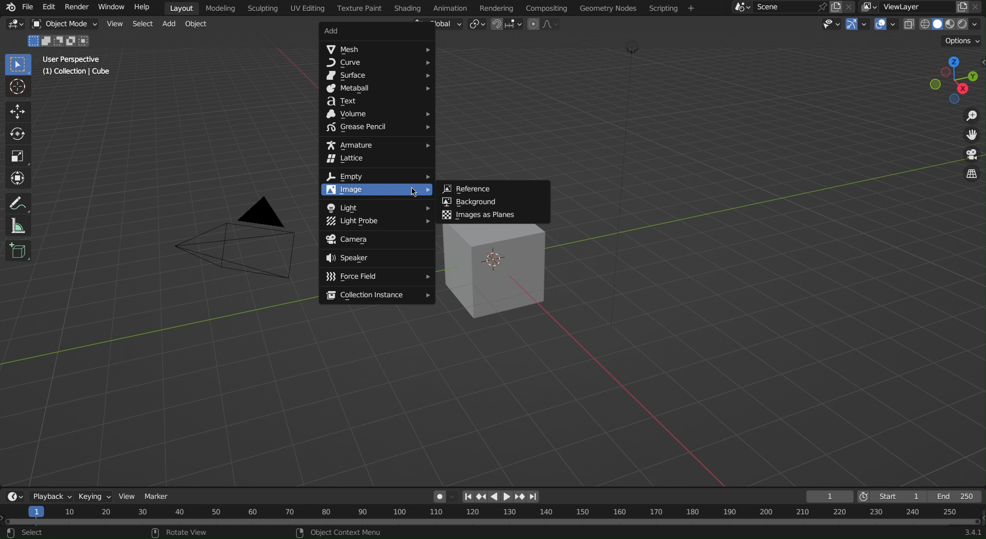 The height and width of the screenshot is (539, 986). What do you see at coordinates (607, 8) in the screenshot?
I see `Geometry Nodes` at bounding box center [607, 8].